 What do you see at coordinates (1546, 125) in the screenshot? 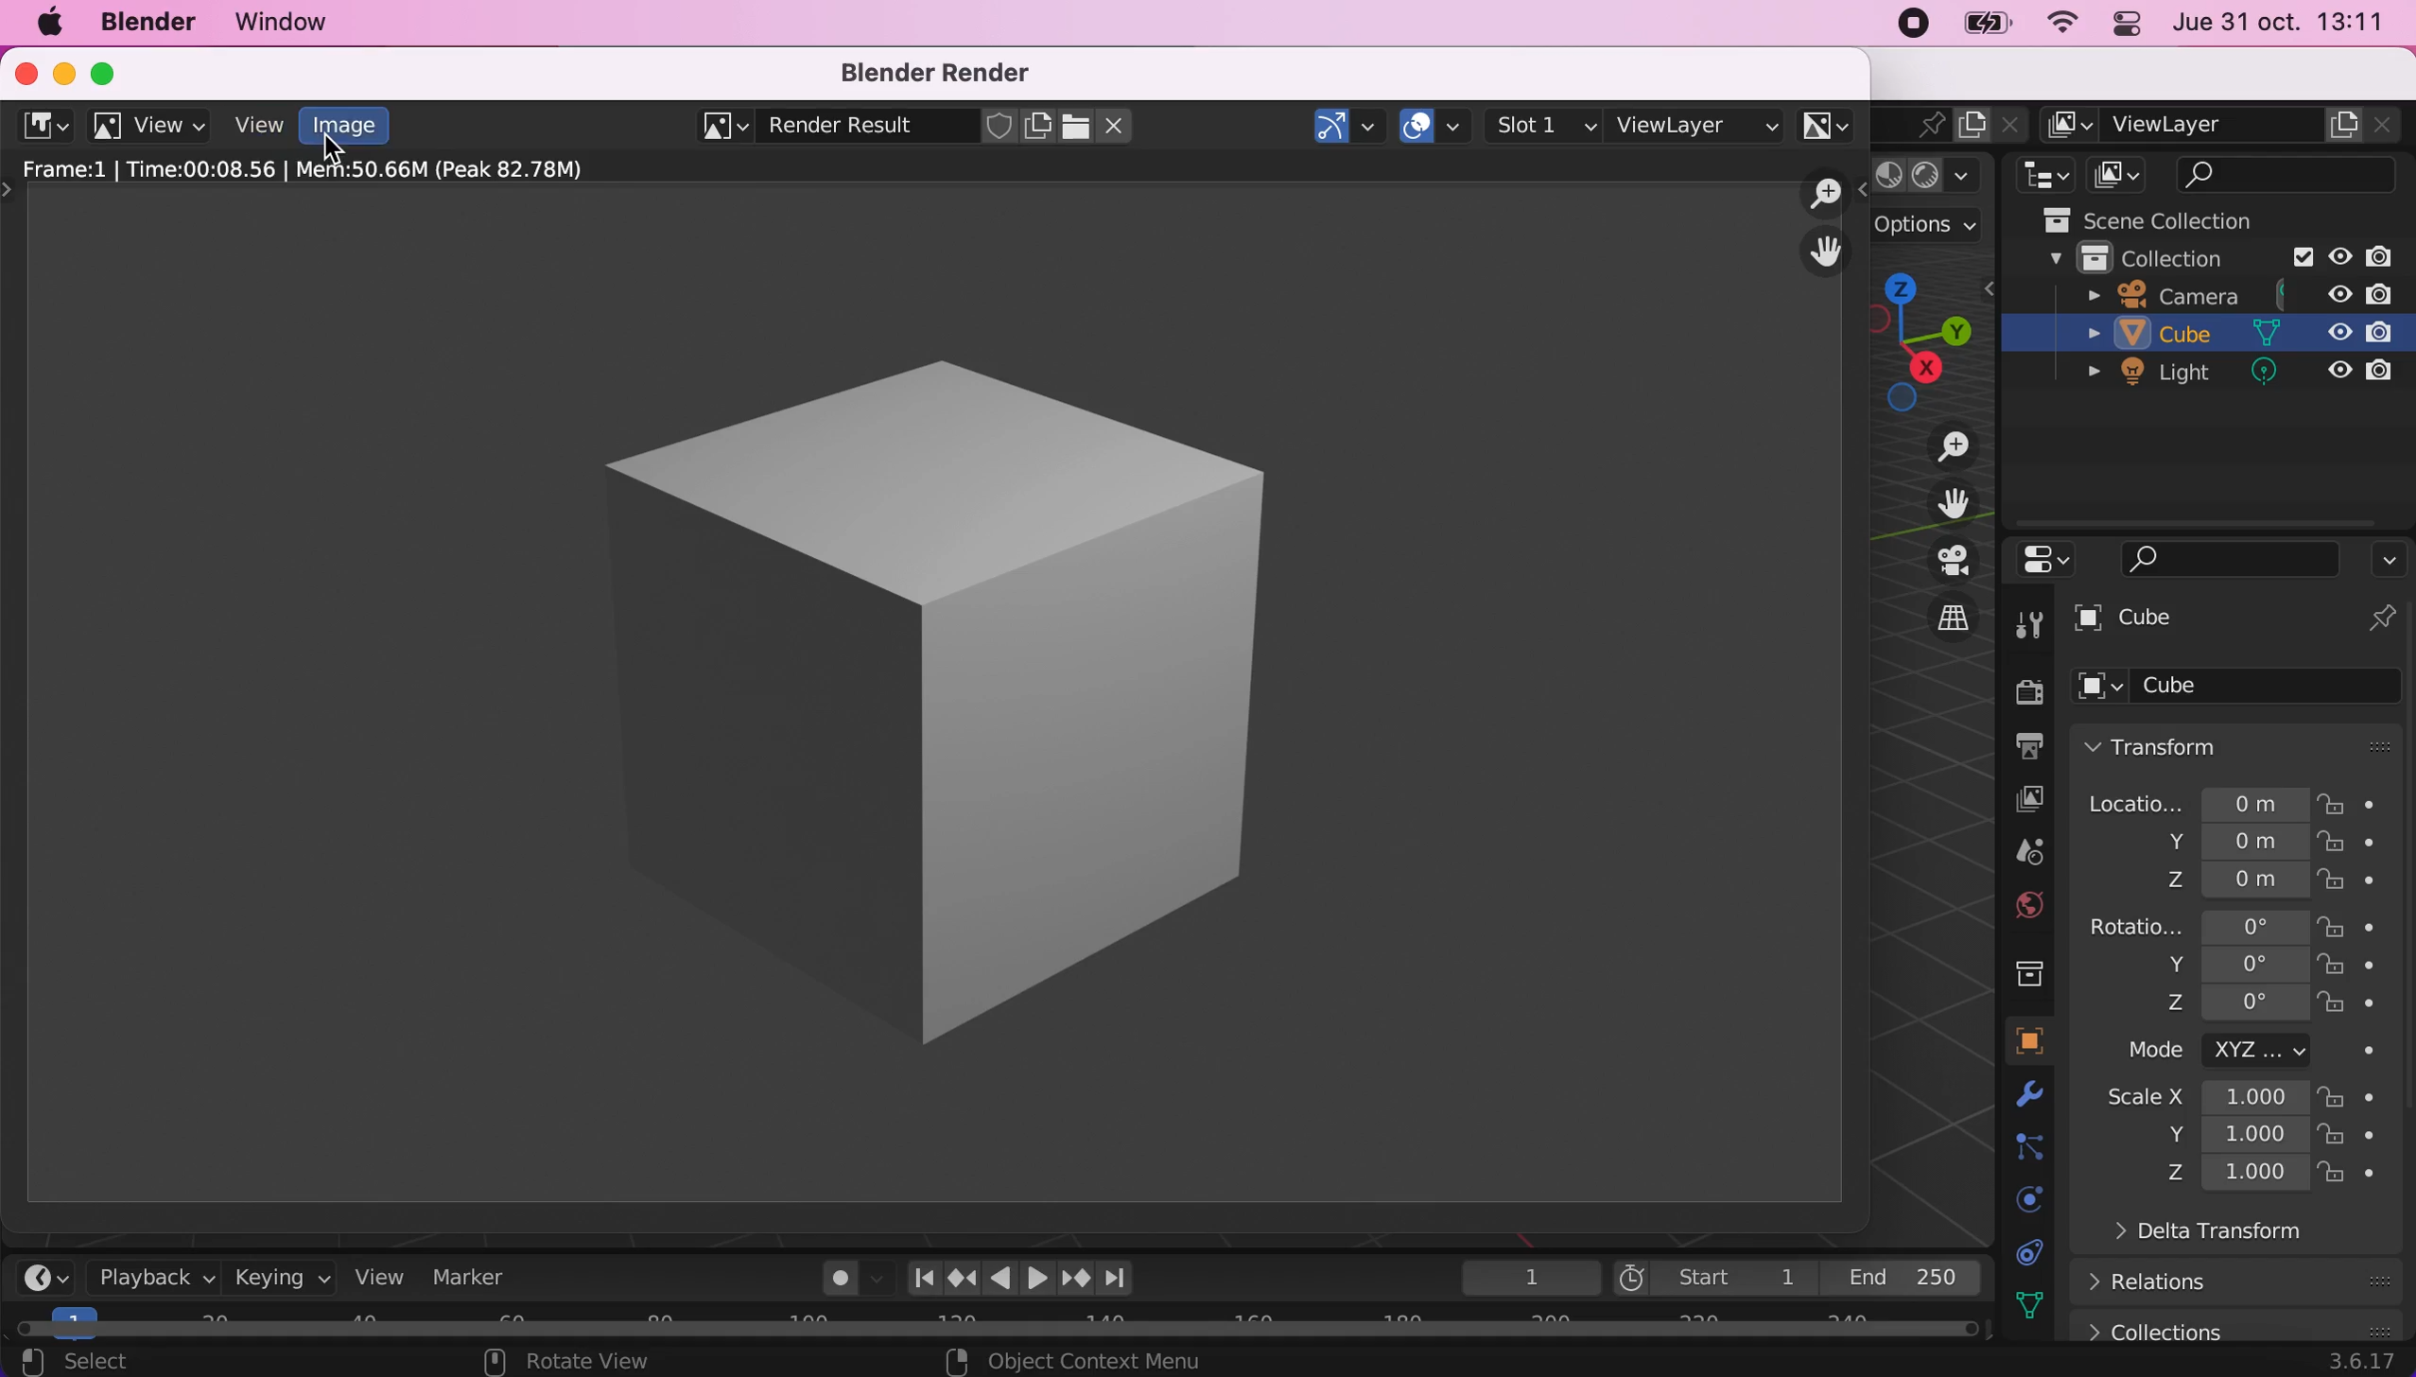
I see `slot 1` at bounding box center [1546, 125].